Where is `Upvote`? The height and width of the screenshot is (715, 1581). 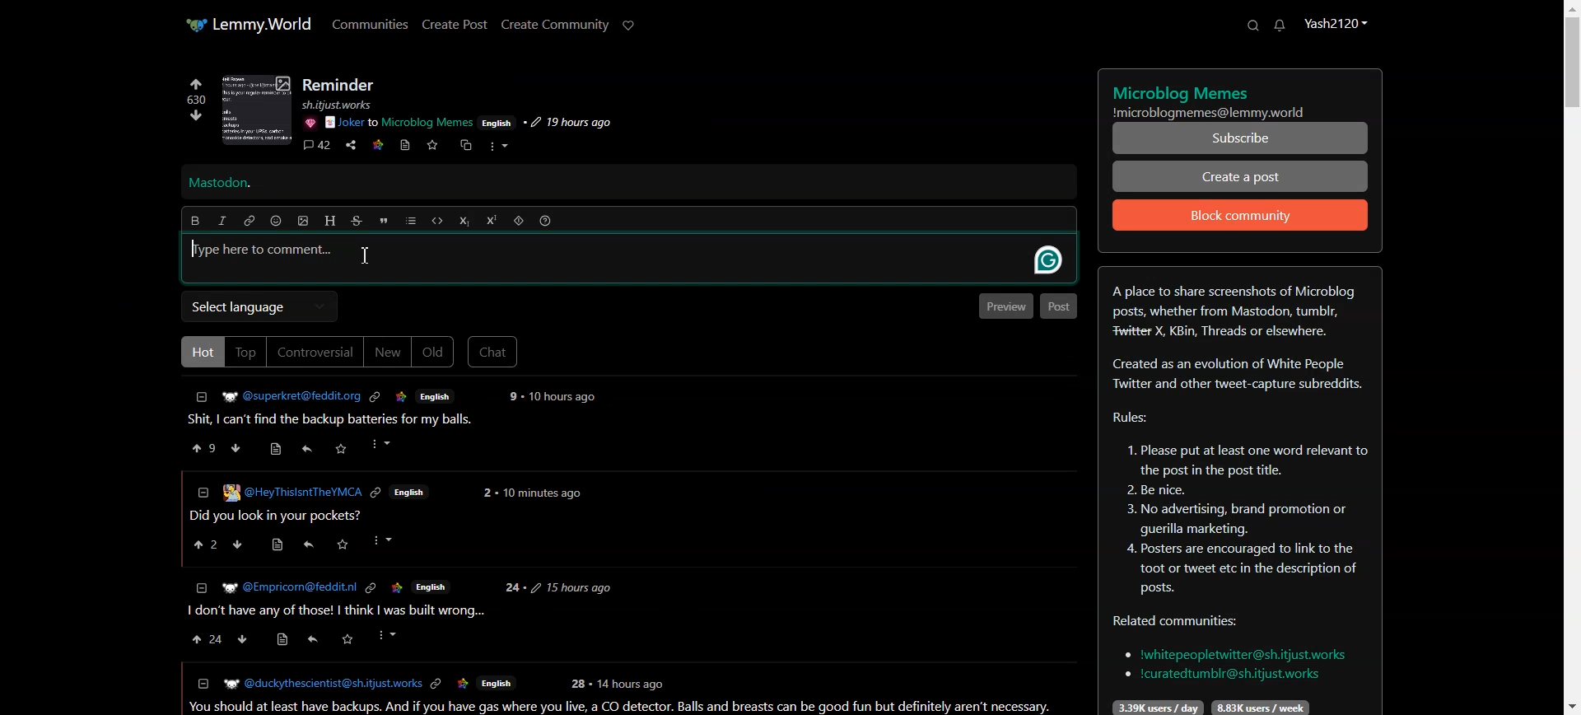
Upvote is located at coordinates (205, 447).